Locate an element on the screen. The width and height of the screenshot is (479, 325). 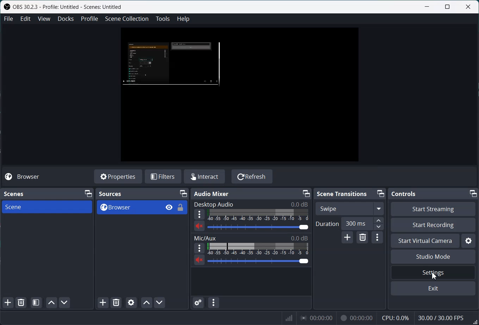
Tools is located at coordinates (162, 19).